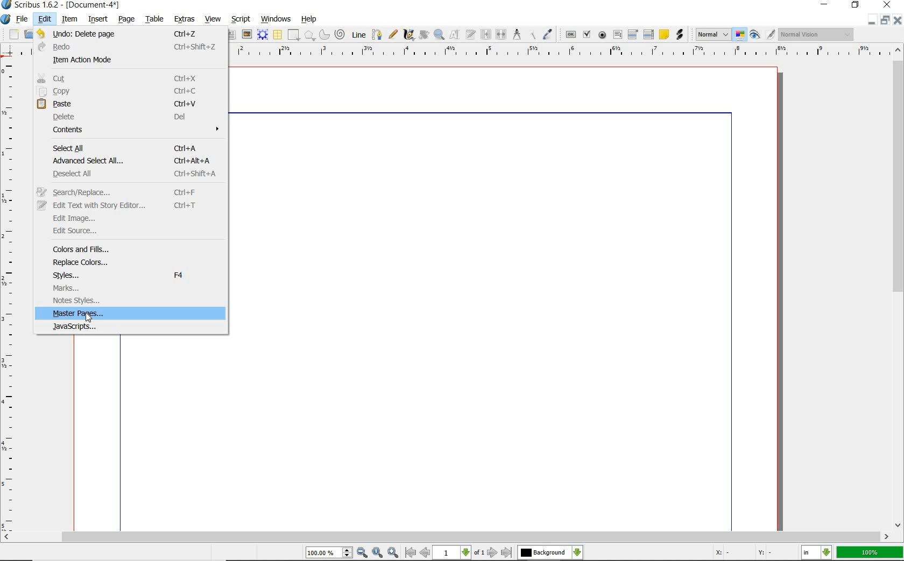 Image resolution: width=904 pixels, height=561 pixels. Describe the element at coordinates (763, 34) in the screenshot. I see `preview mode` at that location.